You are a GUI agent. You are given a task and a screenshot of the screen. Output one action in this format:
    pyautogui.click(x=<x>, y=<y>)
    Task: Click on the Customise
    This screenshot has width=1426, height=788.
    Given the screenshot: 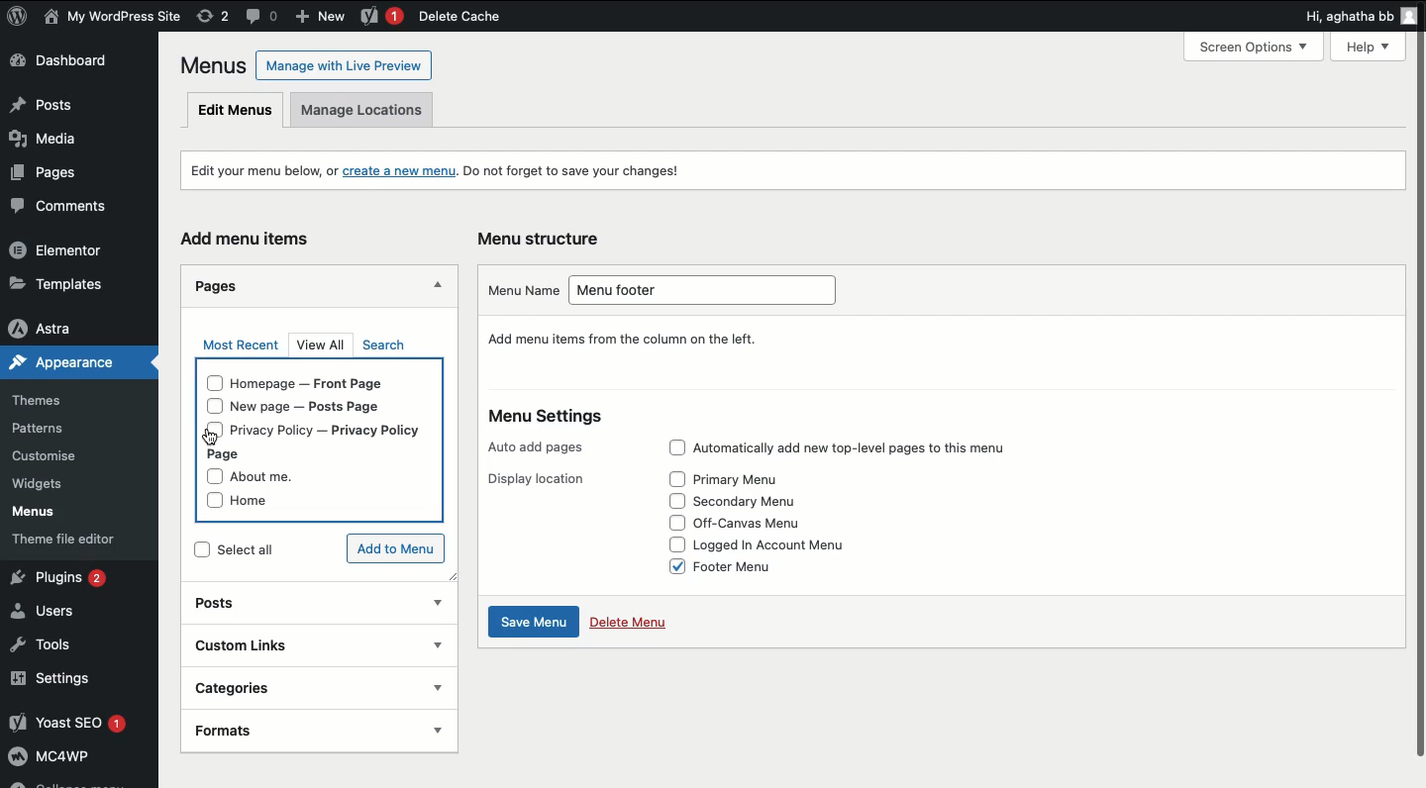 What is the action you would take?
    pyautogui.click(x=43, y=457)
    